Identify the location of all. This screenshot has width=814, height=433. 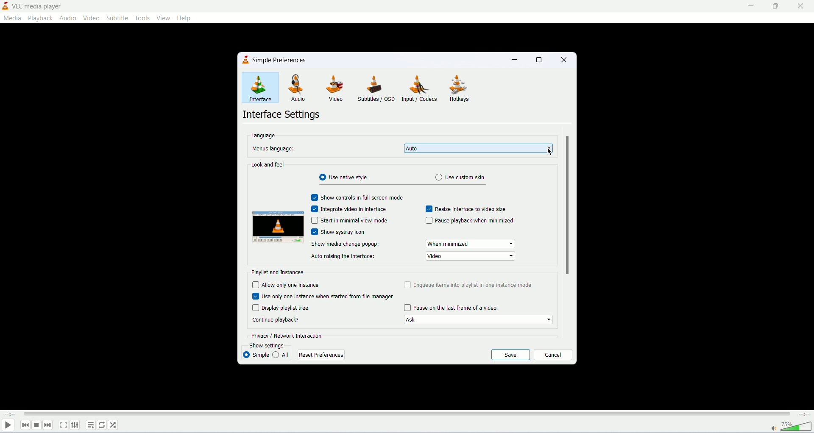
(281, 354).